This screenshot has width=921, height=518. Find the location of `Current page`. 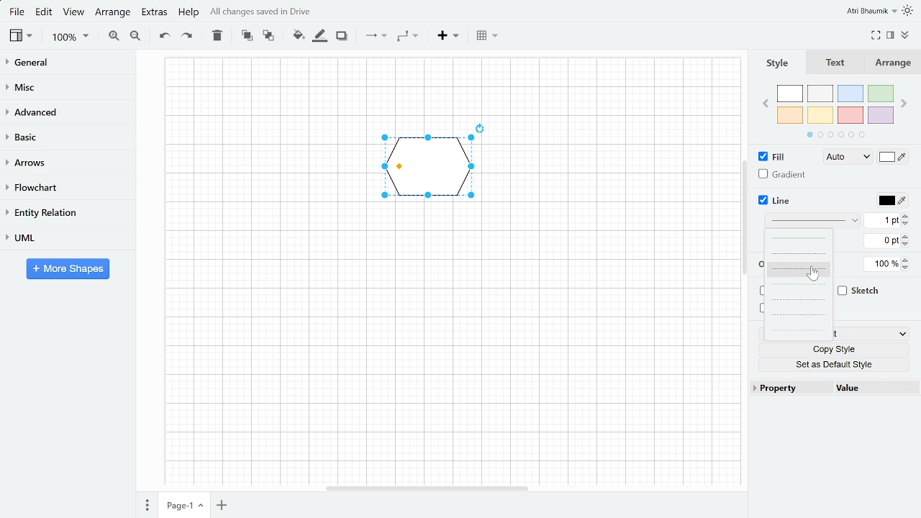

Current page is located at coordinates (183, 506).